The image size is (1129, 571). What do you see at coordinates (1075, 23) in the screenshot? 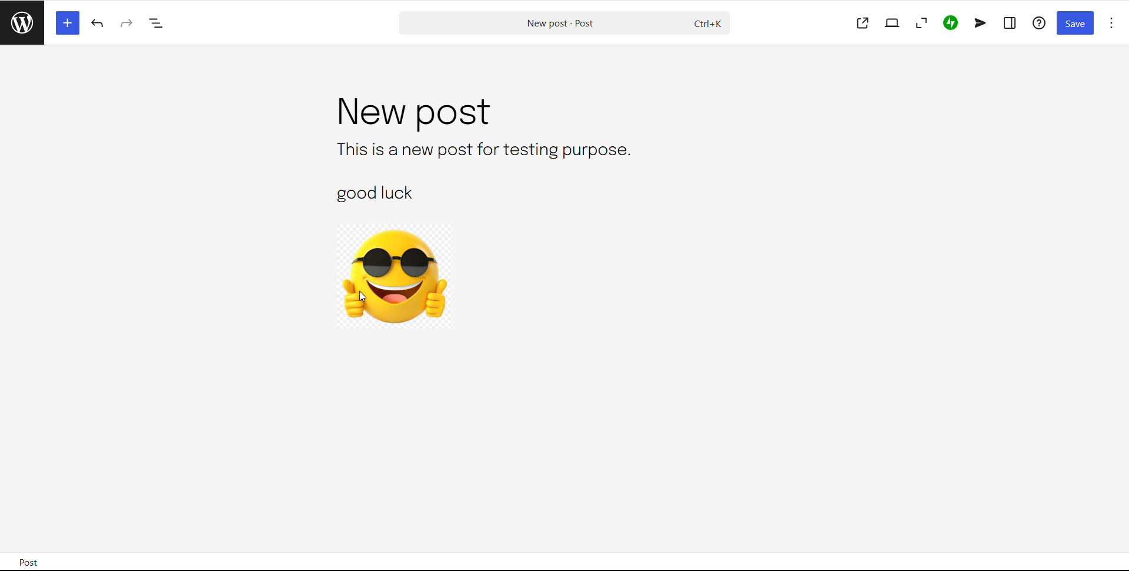
I see `save` at bounding box center [1075, 23].